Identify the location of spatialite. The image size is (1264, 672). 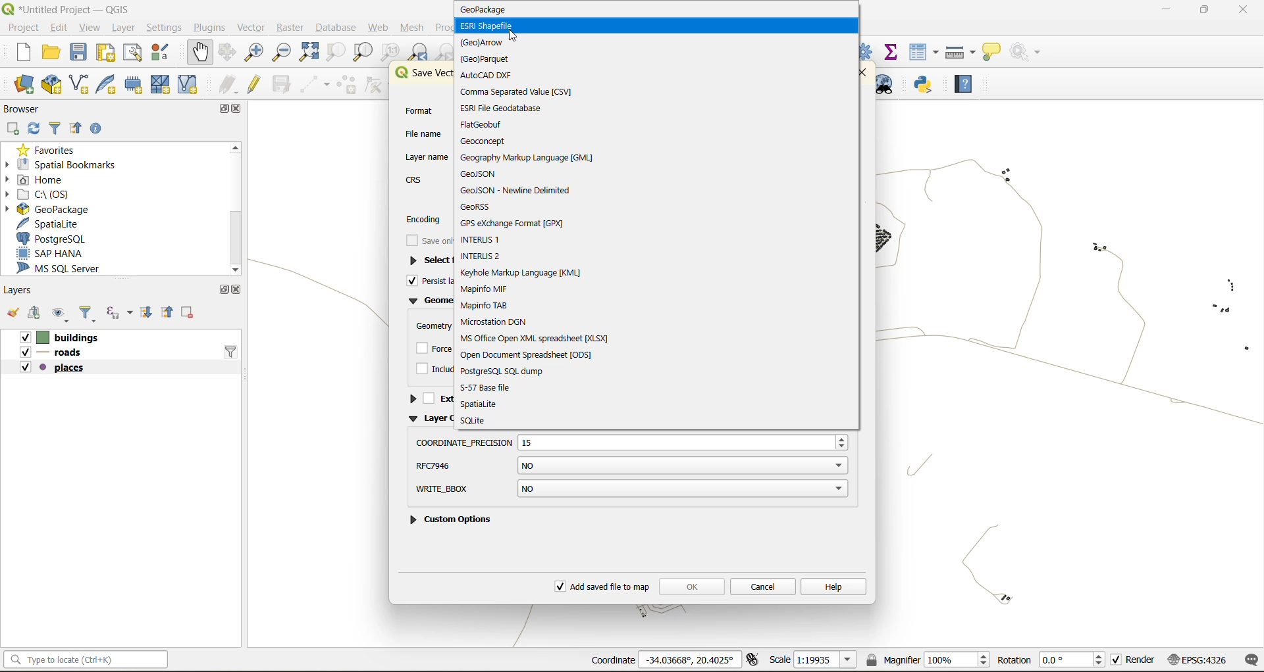
(48, 223).